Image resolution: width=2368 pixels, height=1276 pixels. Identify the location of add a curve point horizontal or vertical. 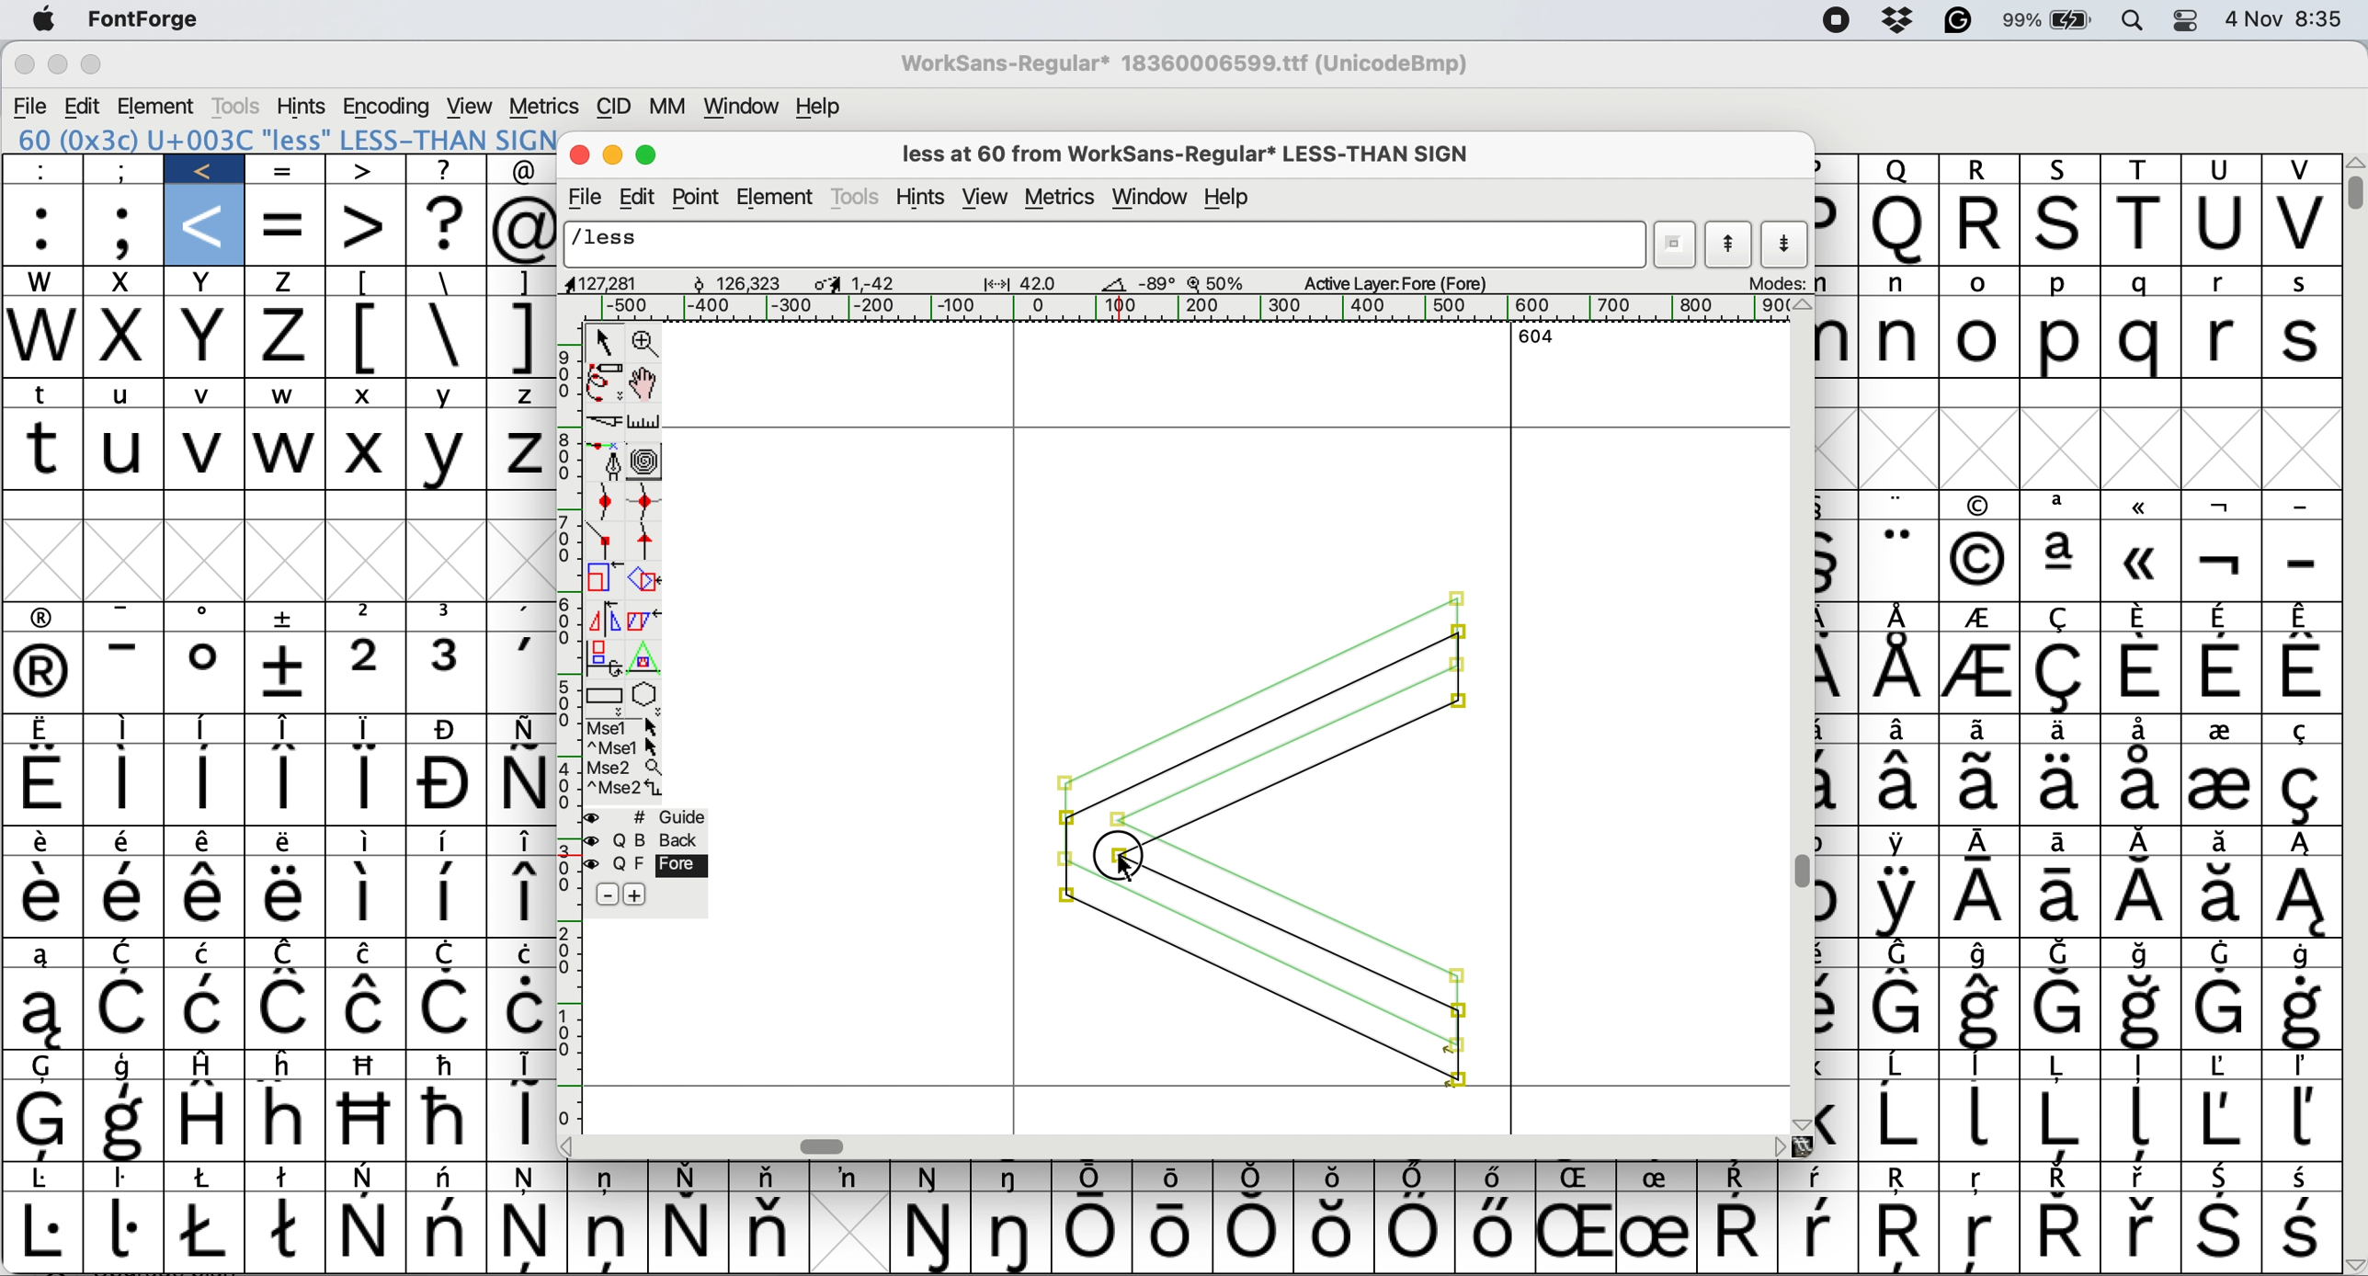
(647, 498).